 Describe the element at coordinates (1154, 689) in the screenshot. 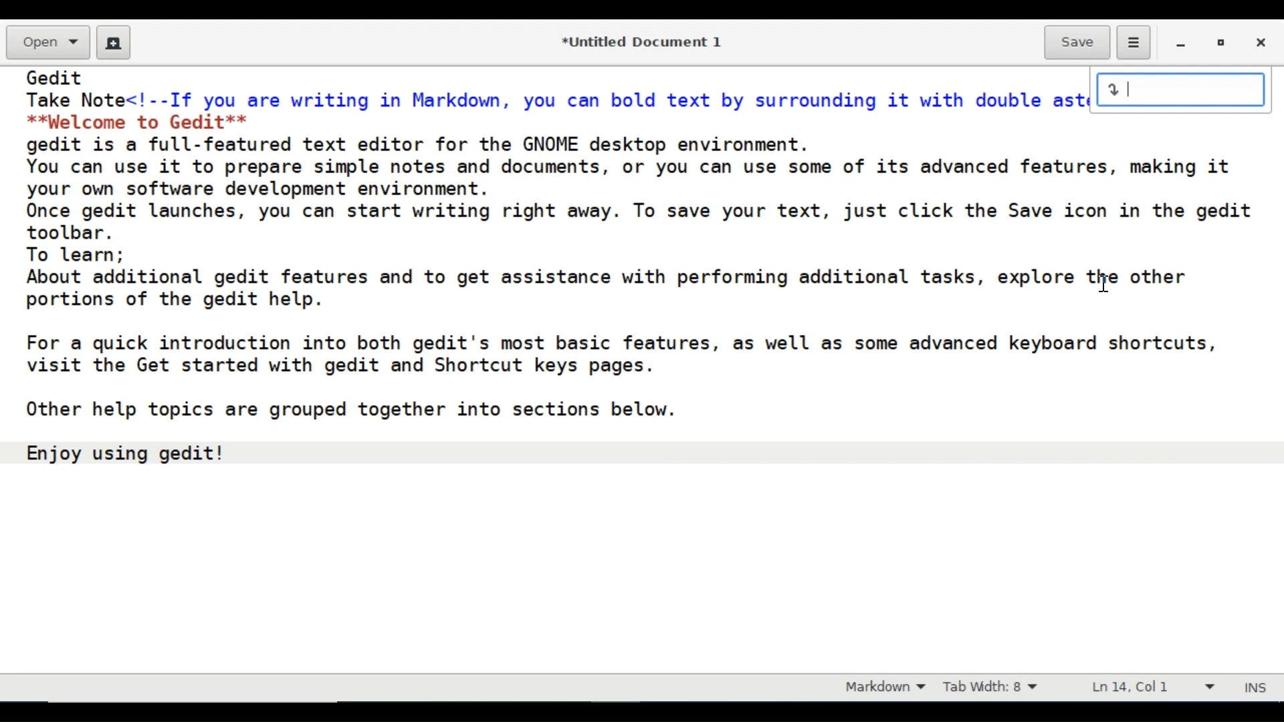

I see `Line and Column prefernce` at that location.